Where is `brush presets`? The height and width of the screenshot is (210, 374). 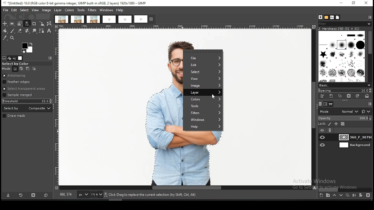 brush presets is located at coordinates (344, 85).